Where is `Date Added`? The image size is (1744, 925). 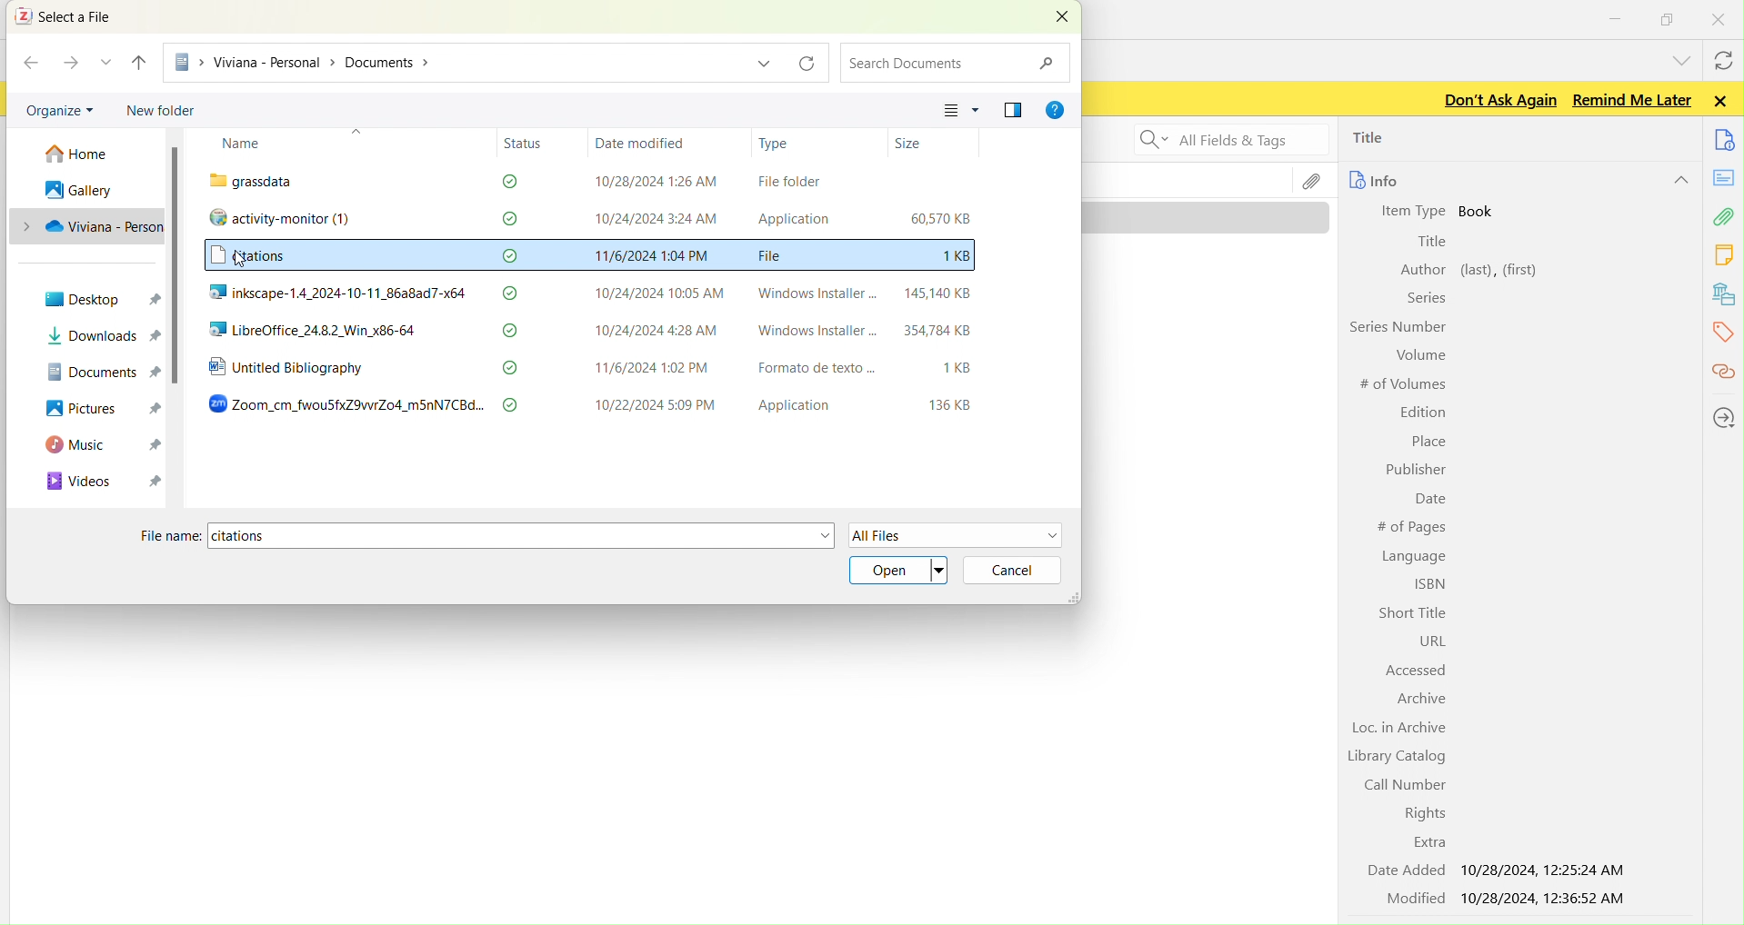
Date Added is located at coordinates (1402, 871).